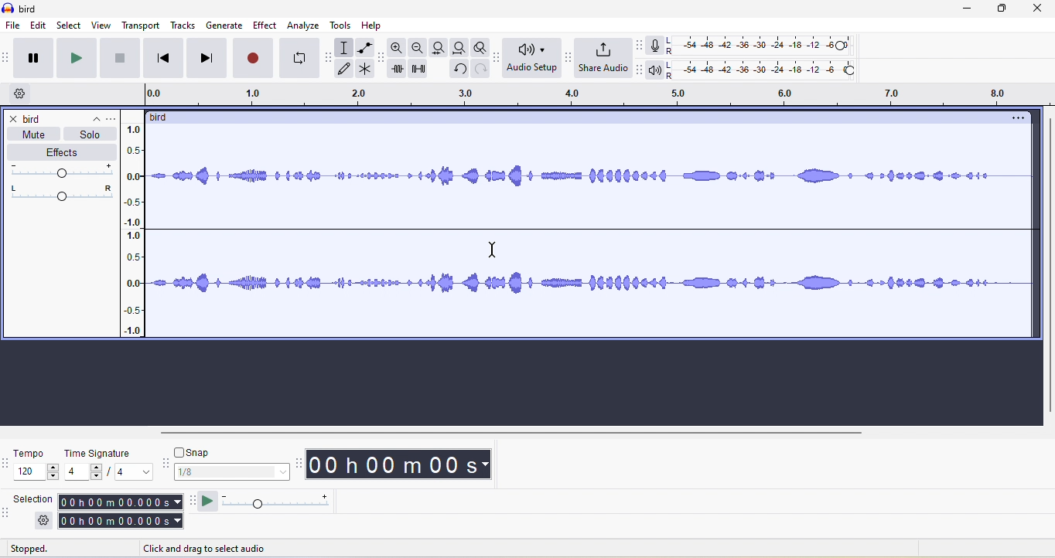 Image resolution: width=1055 pixels, height=558 pixels. What do you see at coordinates (592, 234) in the screenshot?
I see `record audio` at bounding box center [592, 234].